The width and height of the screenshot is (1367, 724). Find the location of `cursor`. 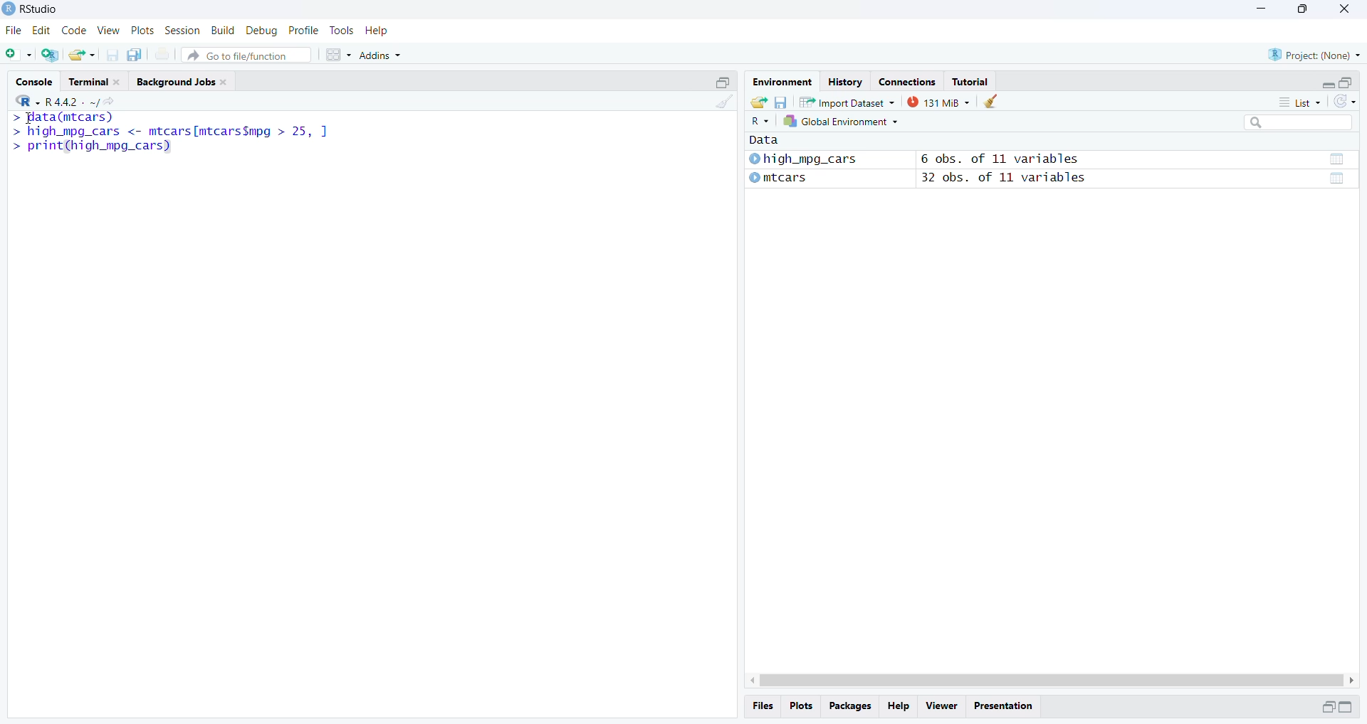

cursor is located at coordinates (26, 120).